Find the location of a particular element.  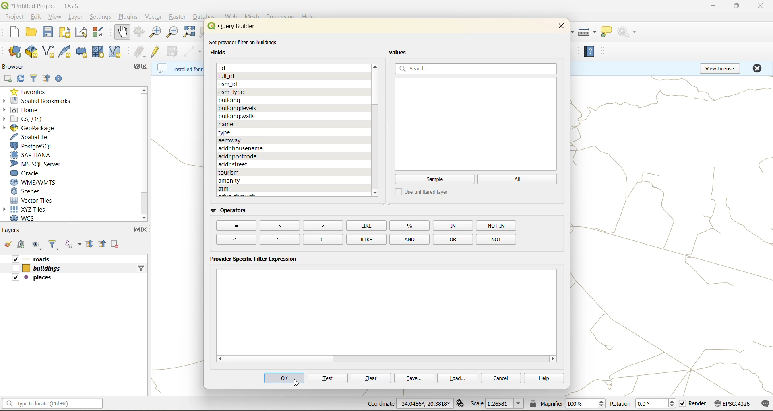

spatial bookmarks is located at coordinates (43, 100).